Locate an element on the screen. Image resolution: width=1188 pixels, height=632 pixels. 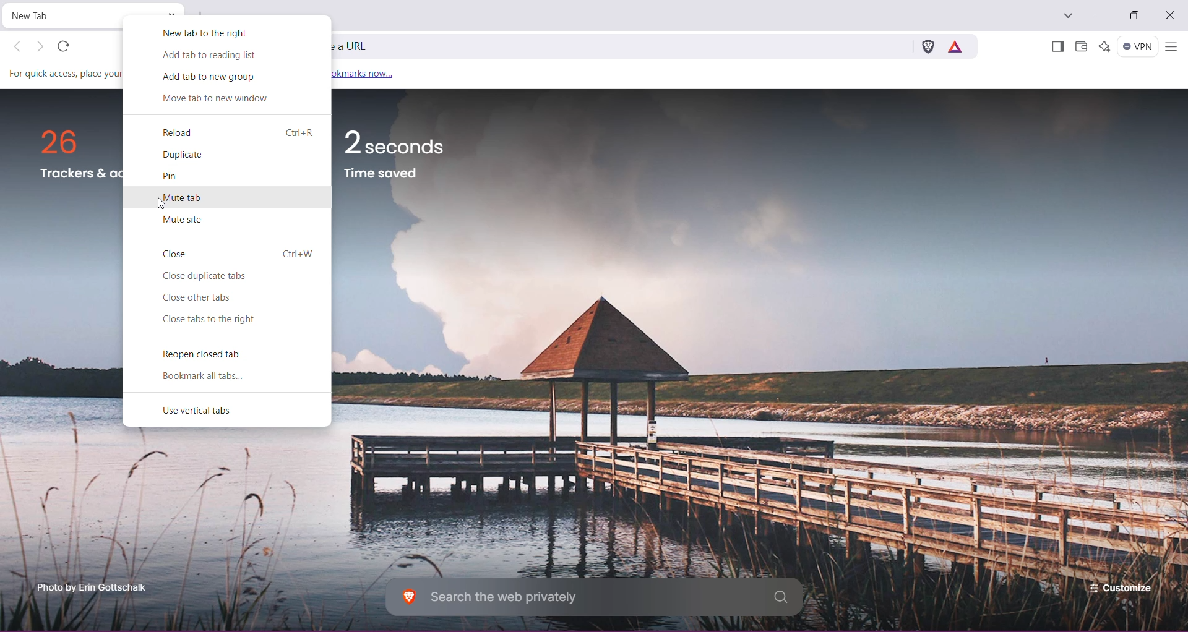
Reopen closed tab is located at coordinates (209, 354).